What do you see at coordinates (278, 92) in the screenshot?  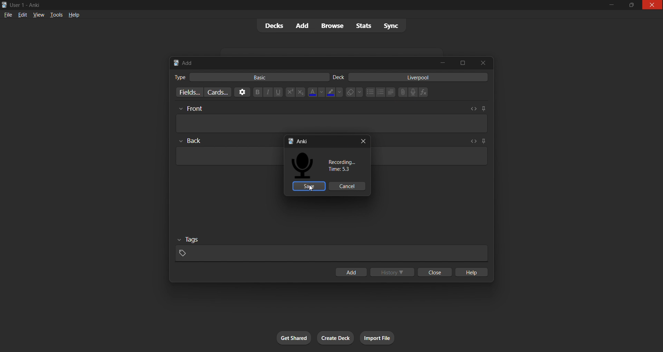 I see `underline` at bounding box center [278, 92].